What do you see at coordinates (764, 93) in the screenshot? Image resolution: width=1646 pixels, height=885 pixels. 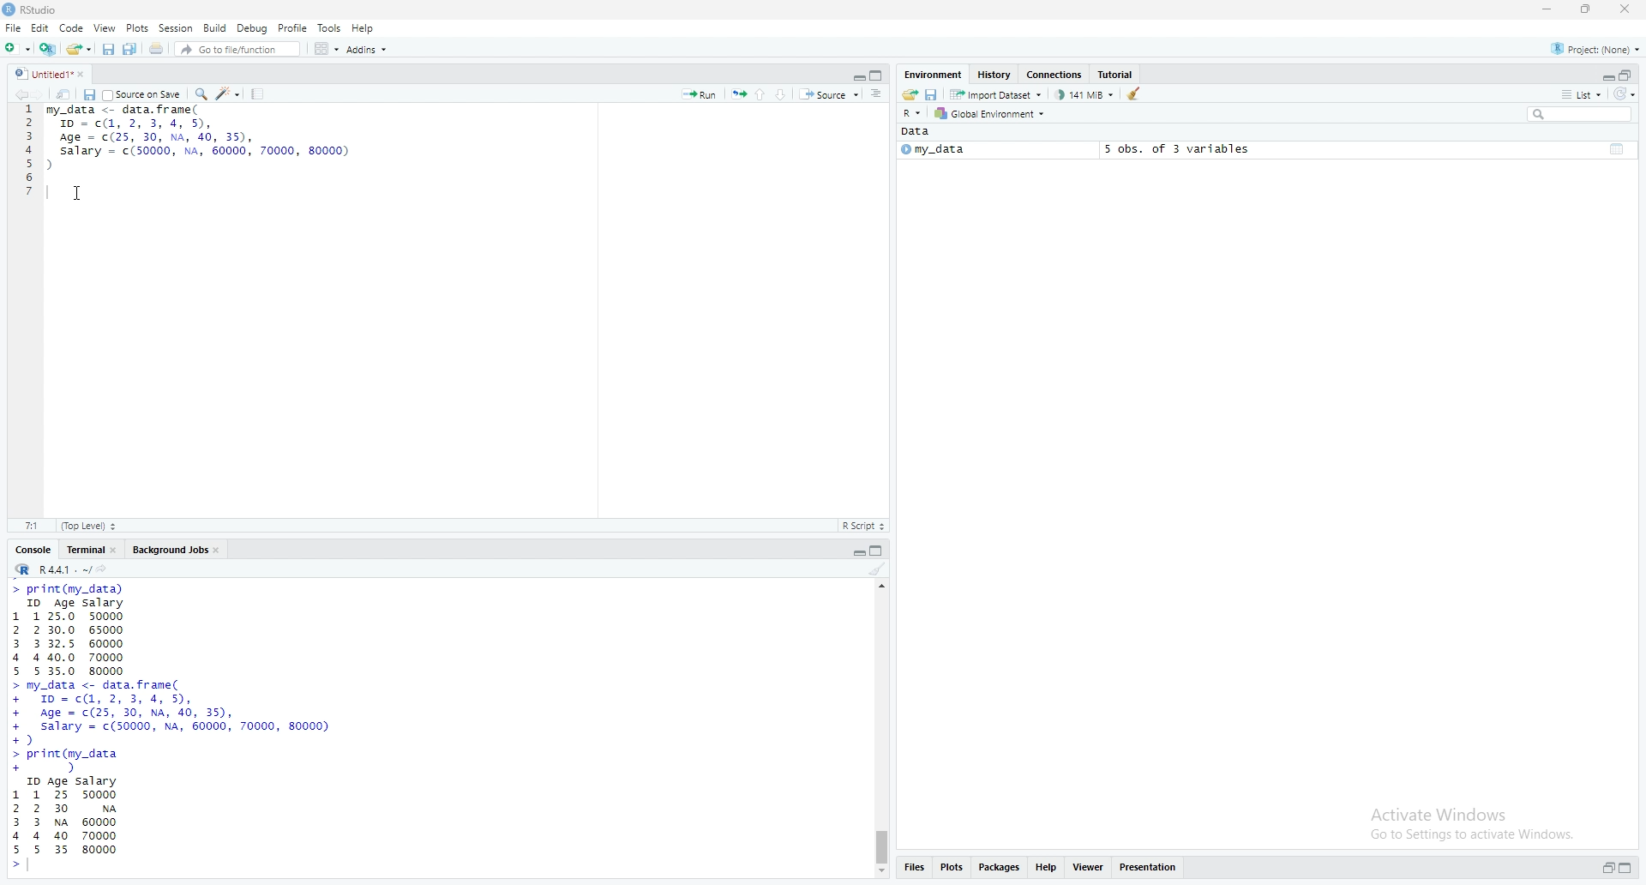 I see `go to the previous section` at bounding box center [764, 93].